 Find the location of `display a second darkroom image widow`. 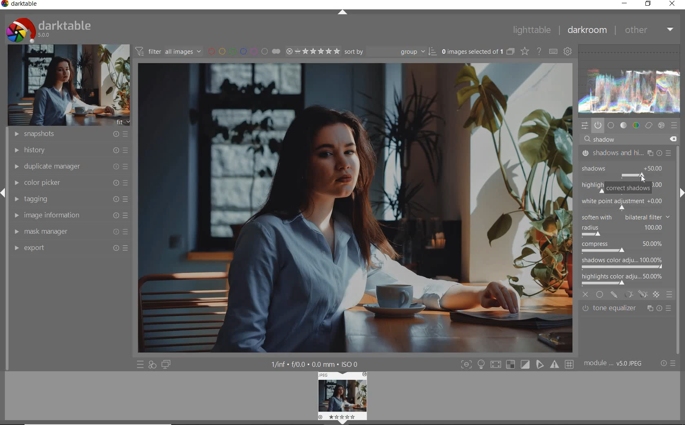

display a second darkroom image widow is located at coordinates (168, 365).